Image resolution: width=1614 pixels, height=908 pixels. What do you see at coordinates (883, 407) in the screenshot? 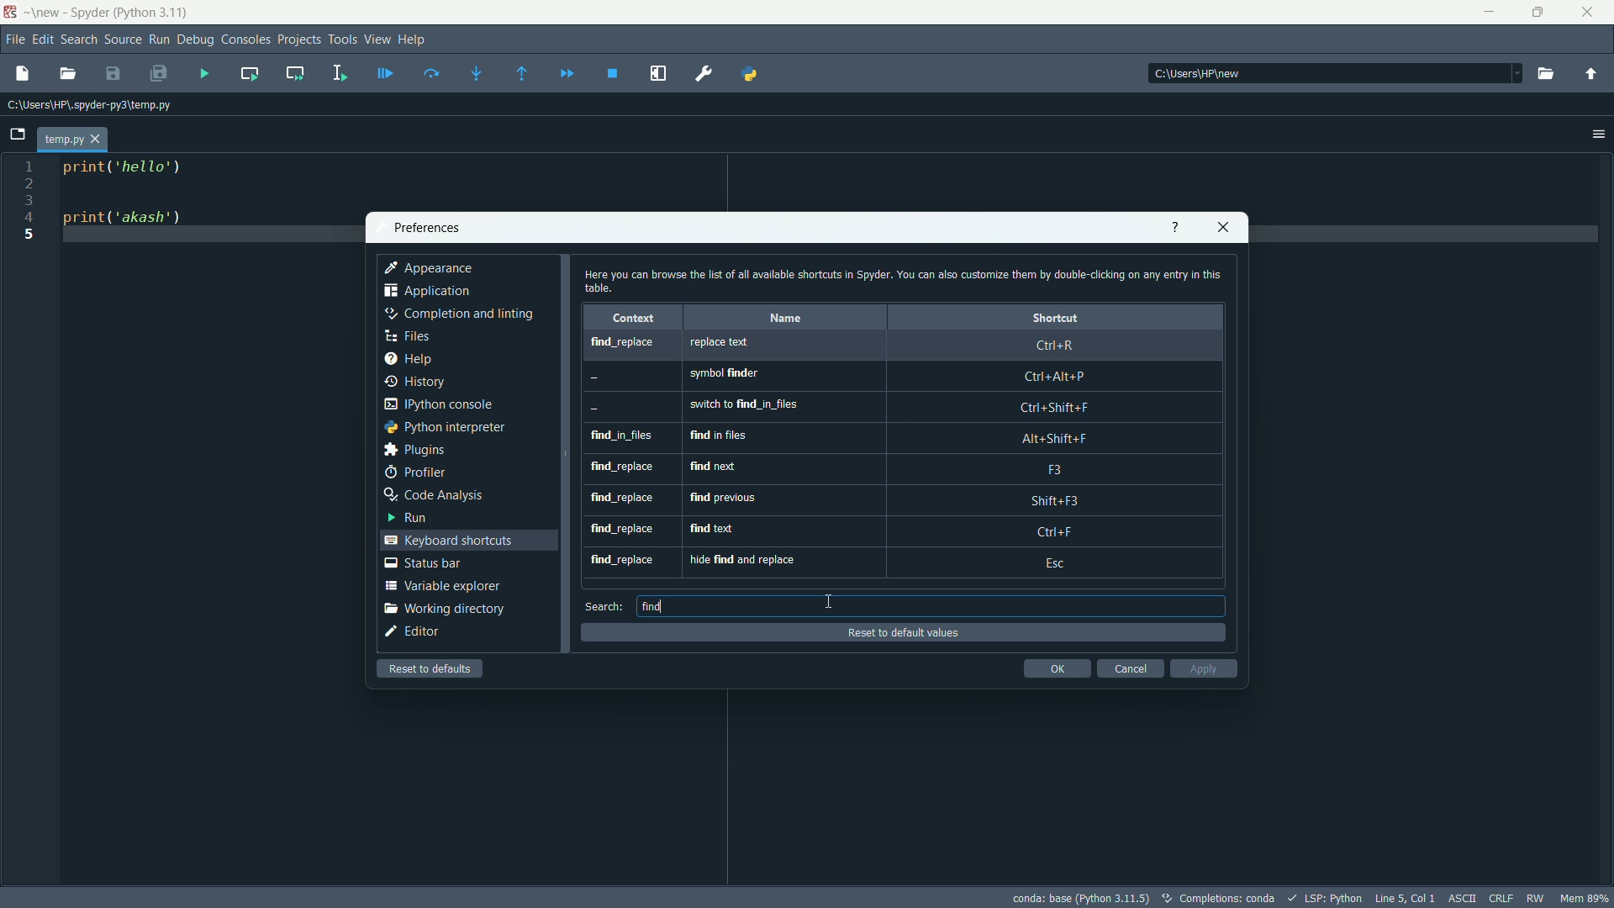
I see `-, switch to find_in_files, ctrl+shift+f` at bounding box center [883, 407].